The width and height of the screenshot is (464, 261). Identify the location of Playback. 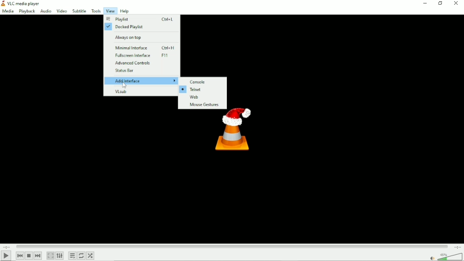
(26, 11).